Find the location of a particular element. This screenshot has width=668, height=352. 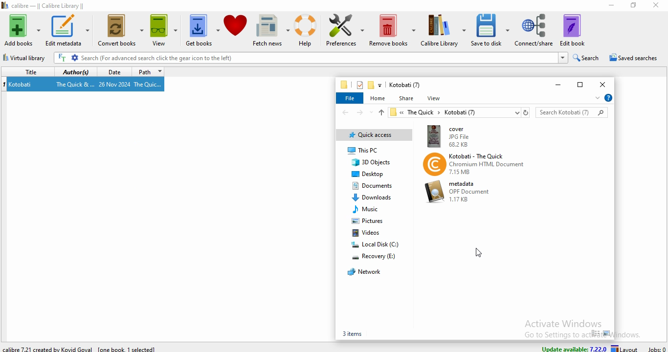

close is located at coordinates (604, 83).